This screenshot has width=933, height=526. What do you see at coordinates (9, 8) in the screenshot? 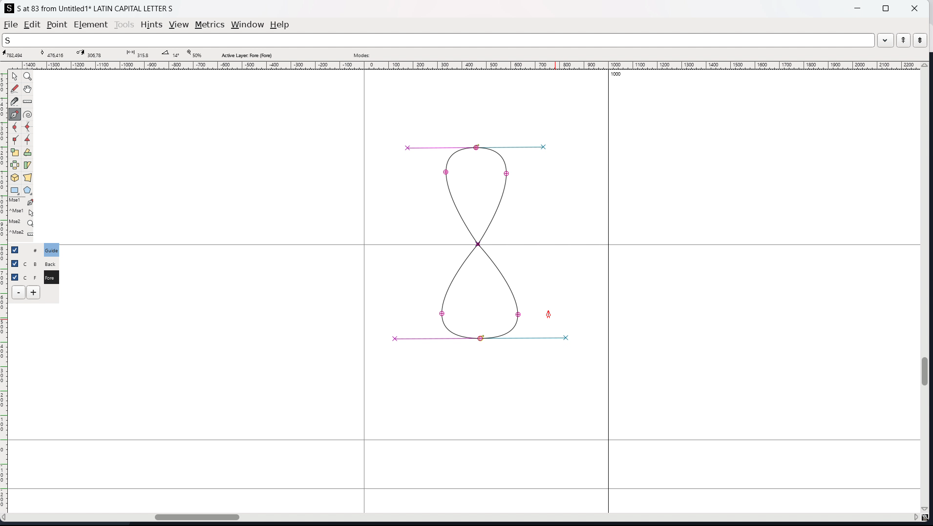
I see `logo` at bounding box center [9, 8].